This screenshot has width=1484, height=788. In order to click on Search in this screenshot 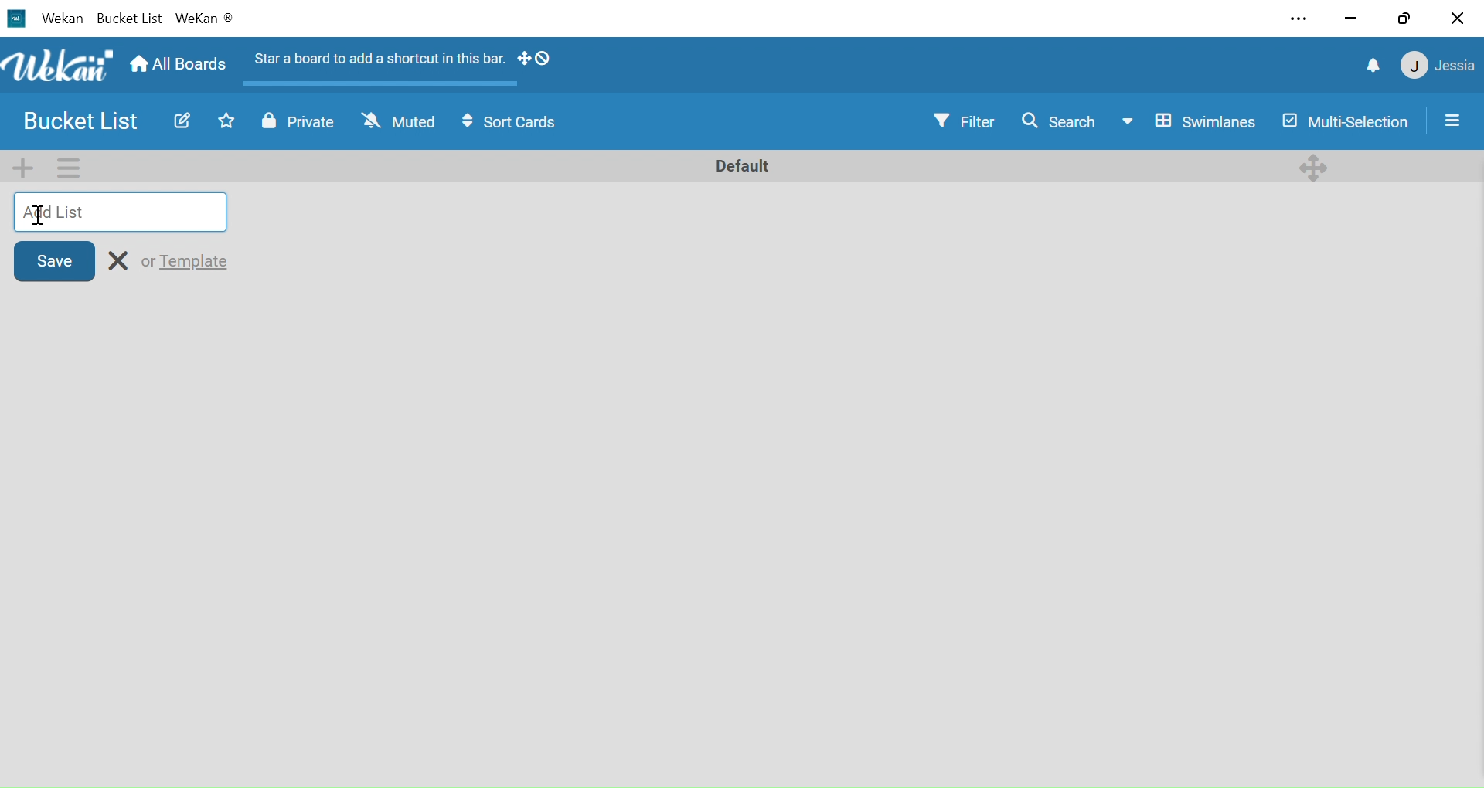, I will do `click(1058, 121)`.